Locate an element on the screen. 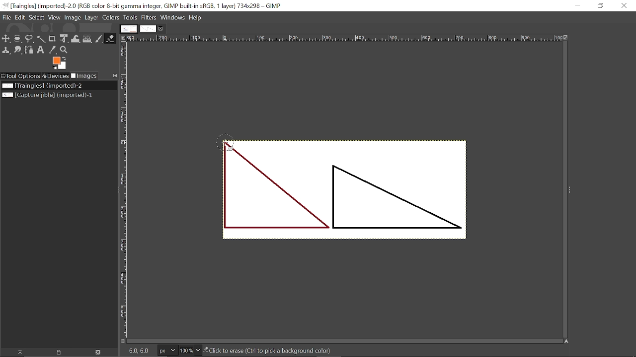 This screenshot has width=636, height=357. Filters is located at coordinates (149, 18).